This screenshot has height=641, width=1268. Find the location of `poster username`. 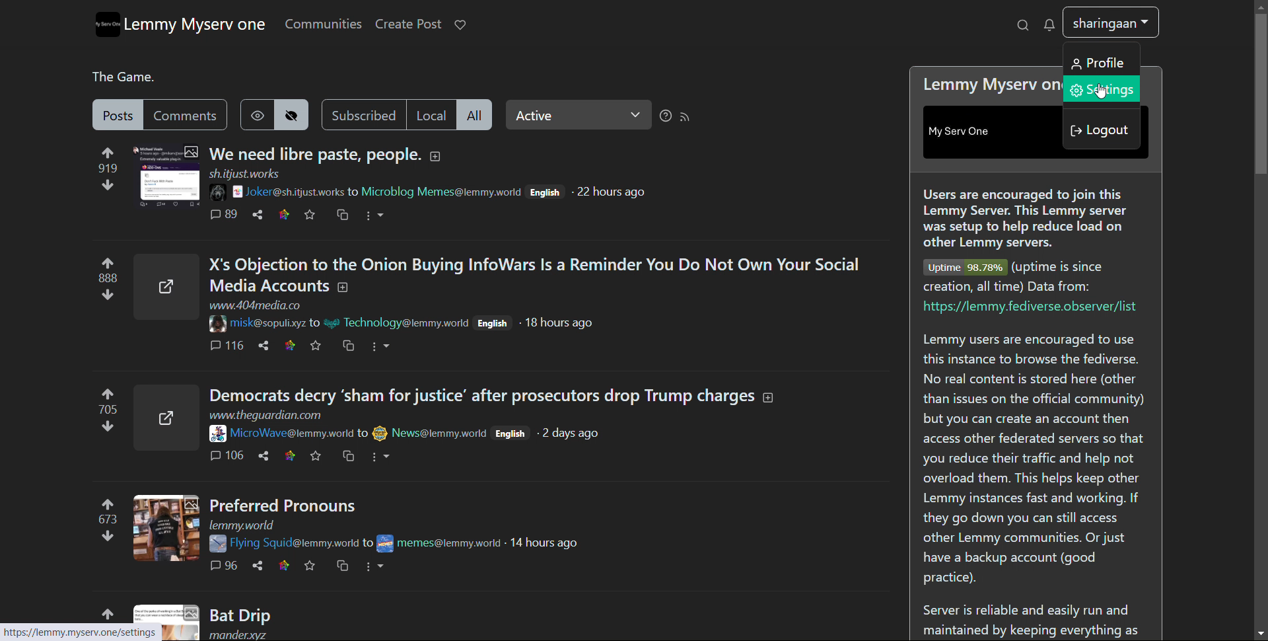

poster username is located at coordinates (452, 543).